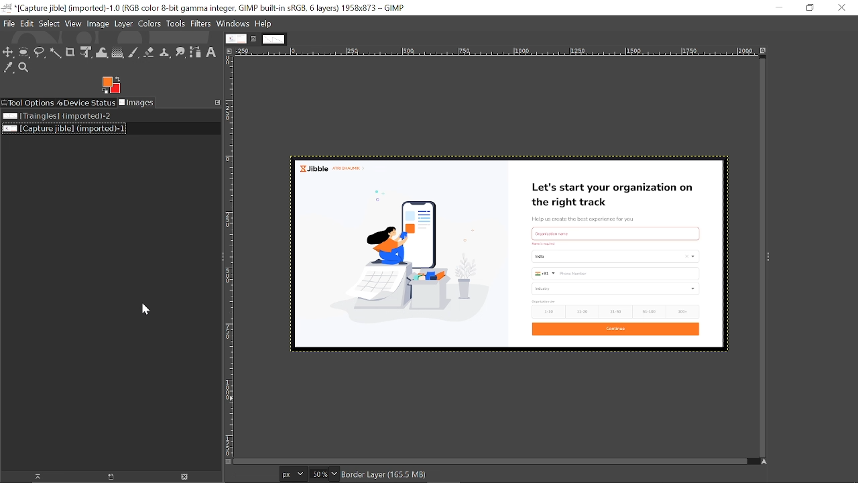  I want to click on Tools, so click(176, 23).